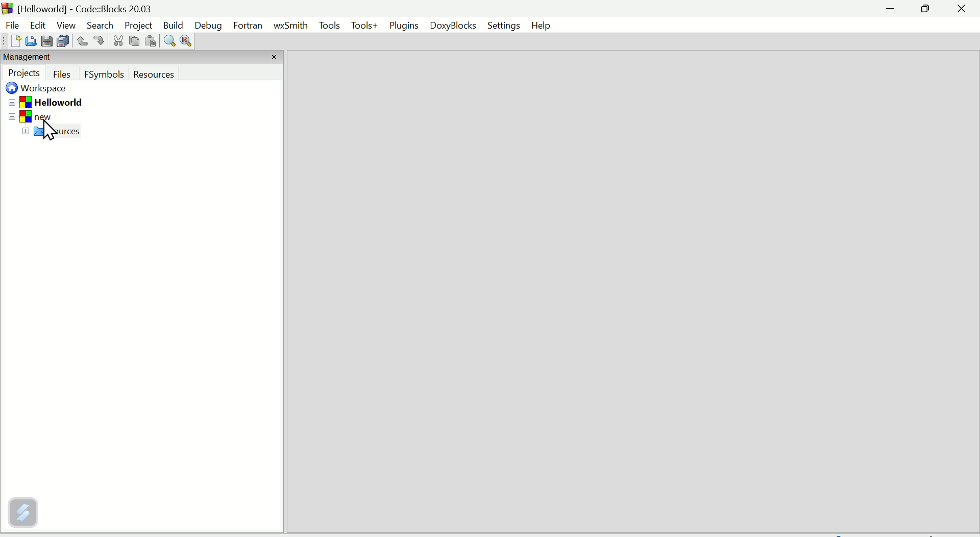  I want to click on Debug , so click(208, 25).